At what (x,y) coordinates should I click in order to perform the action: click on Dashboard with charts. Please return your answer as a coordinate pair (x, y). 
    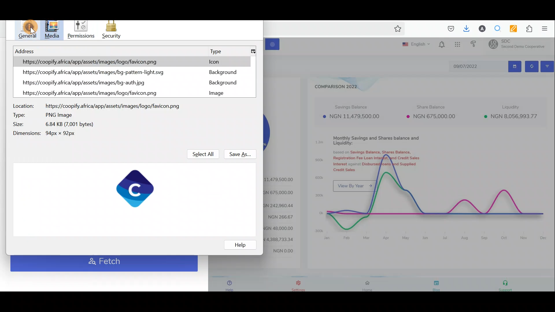
    Looking at the image, I should click on (410, 167).